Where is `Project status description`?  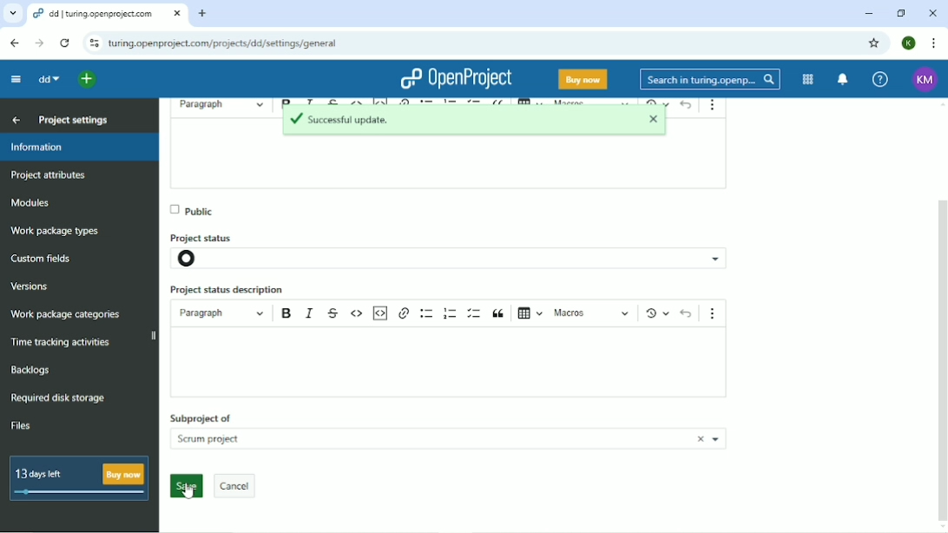
Project status description is located at coordinates (225, 289).